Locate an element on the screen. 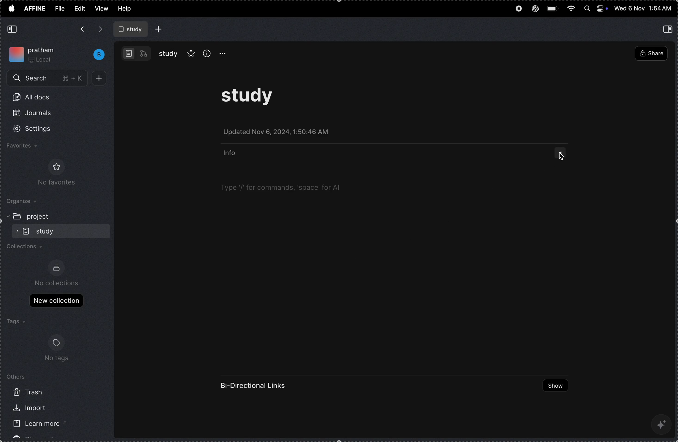  wifi is located at coordinates (571, 9).